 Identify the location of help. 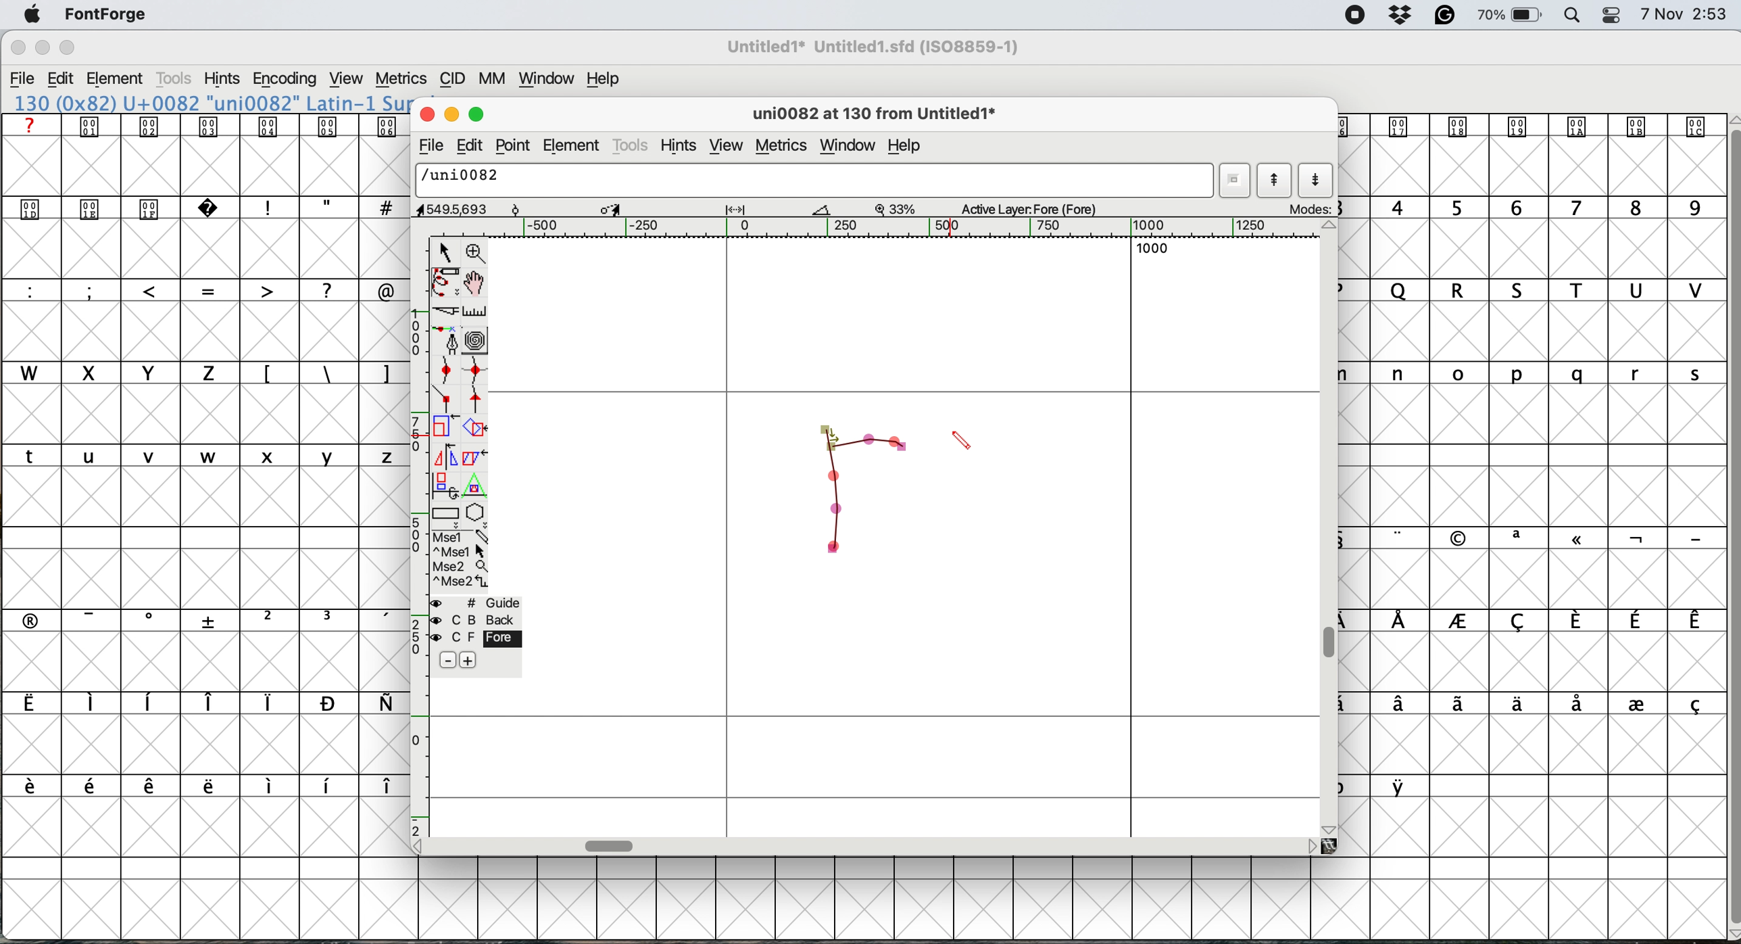
(910, 147).